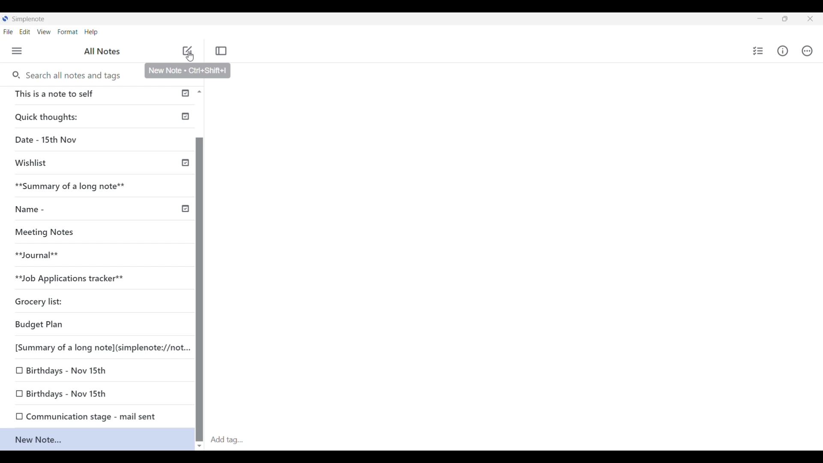  What do you see at coordinates (64, 325) in the screenshot?
I see `Budget Plan` at bounding box center [64, 325].